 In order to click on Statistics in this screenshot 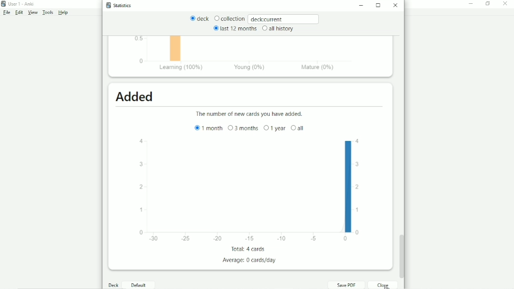, I will do `click(121, 5)`.